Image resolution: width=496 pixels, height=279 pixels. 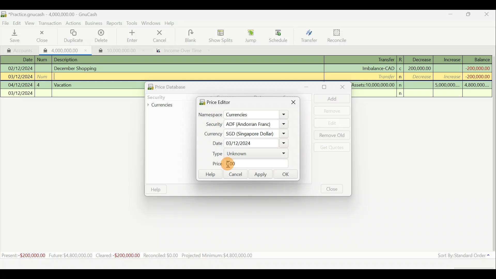 What do you see at coordinates (331, 136) in the screenshot?
I see `Remove old` at bounding box center [331, 136].